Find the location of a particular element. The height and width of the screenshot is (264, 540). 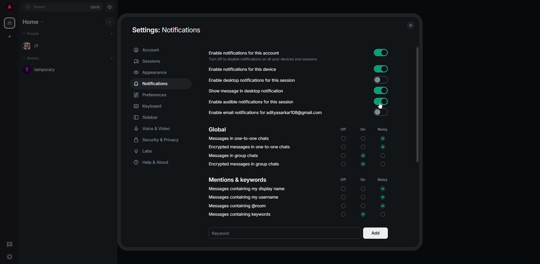

preferences is located at coordinates (151, 95).